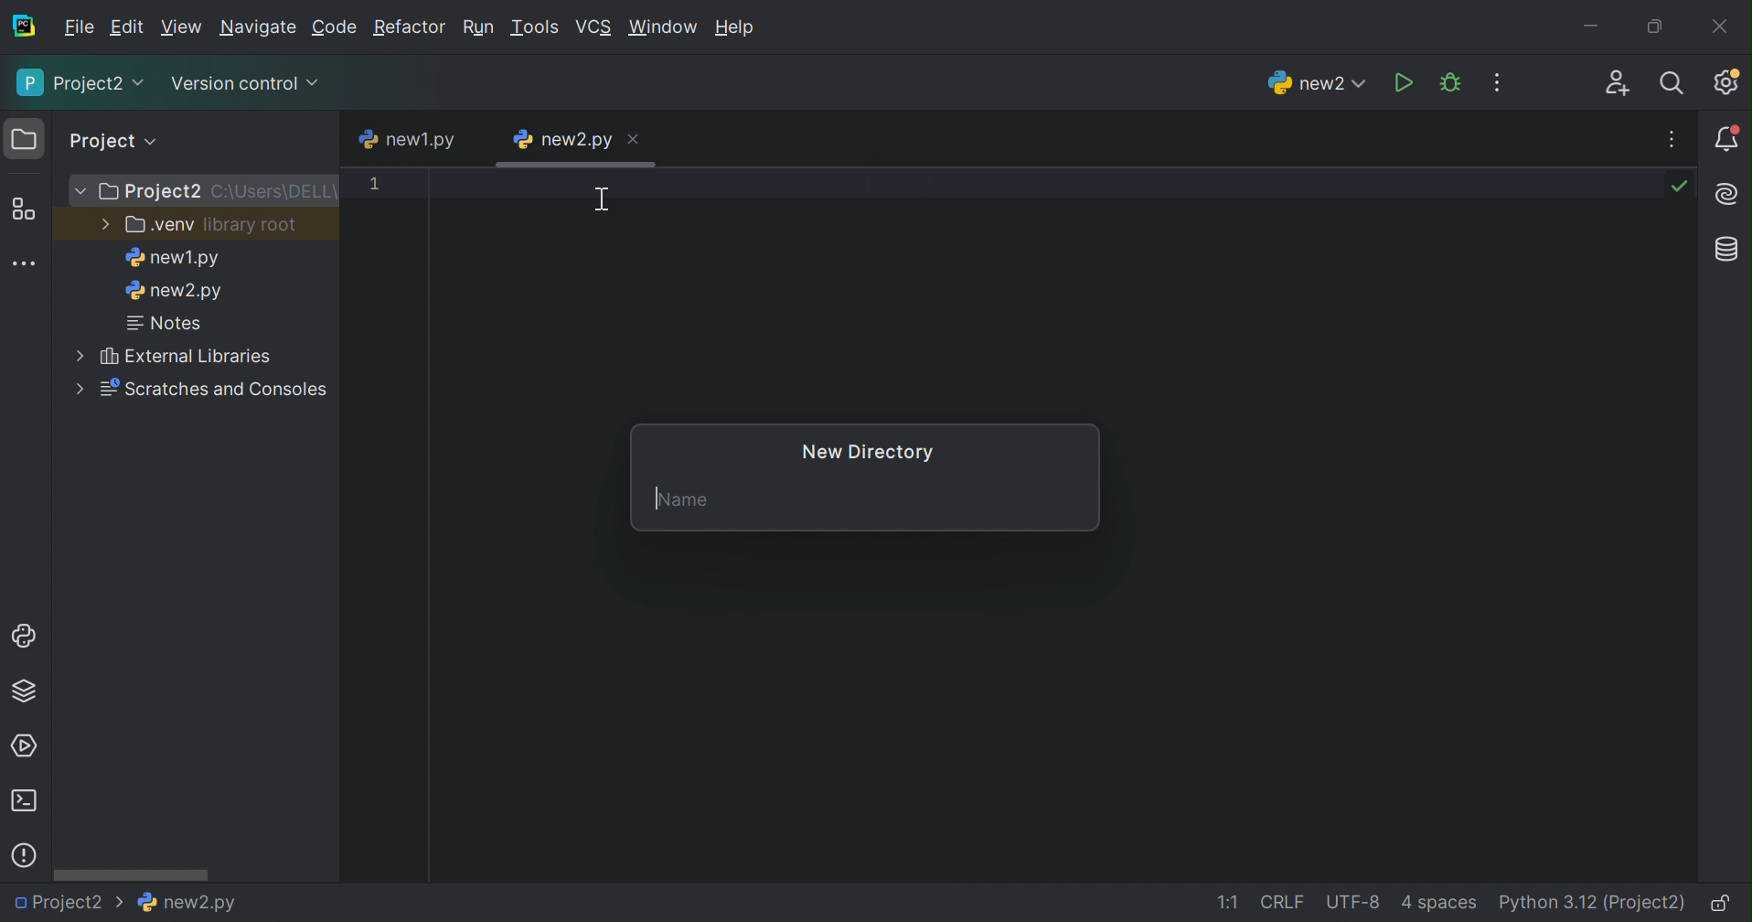 Image resolution: width=1752 pixels, height=922 pixels. What do you see at coordinates (632, 140) in the screenshot?
I see `Close` at bounding box center [632, 140].